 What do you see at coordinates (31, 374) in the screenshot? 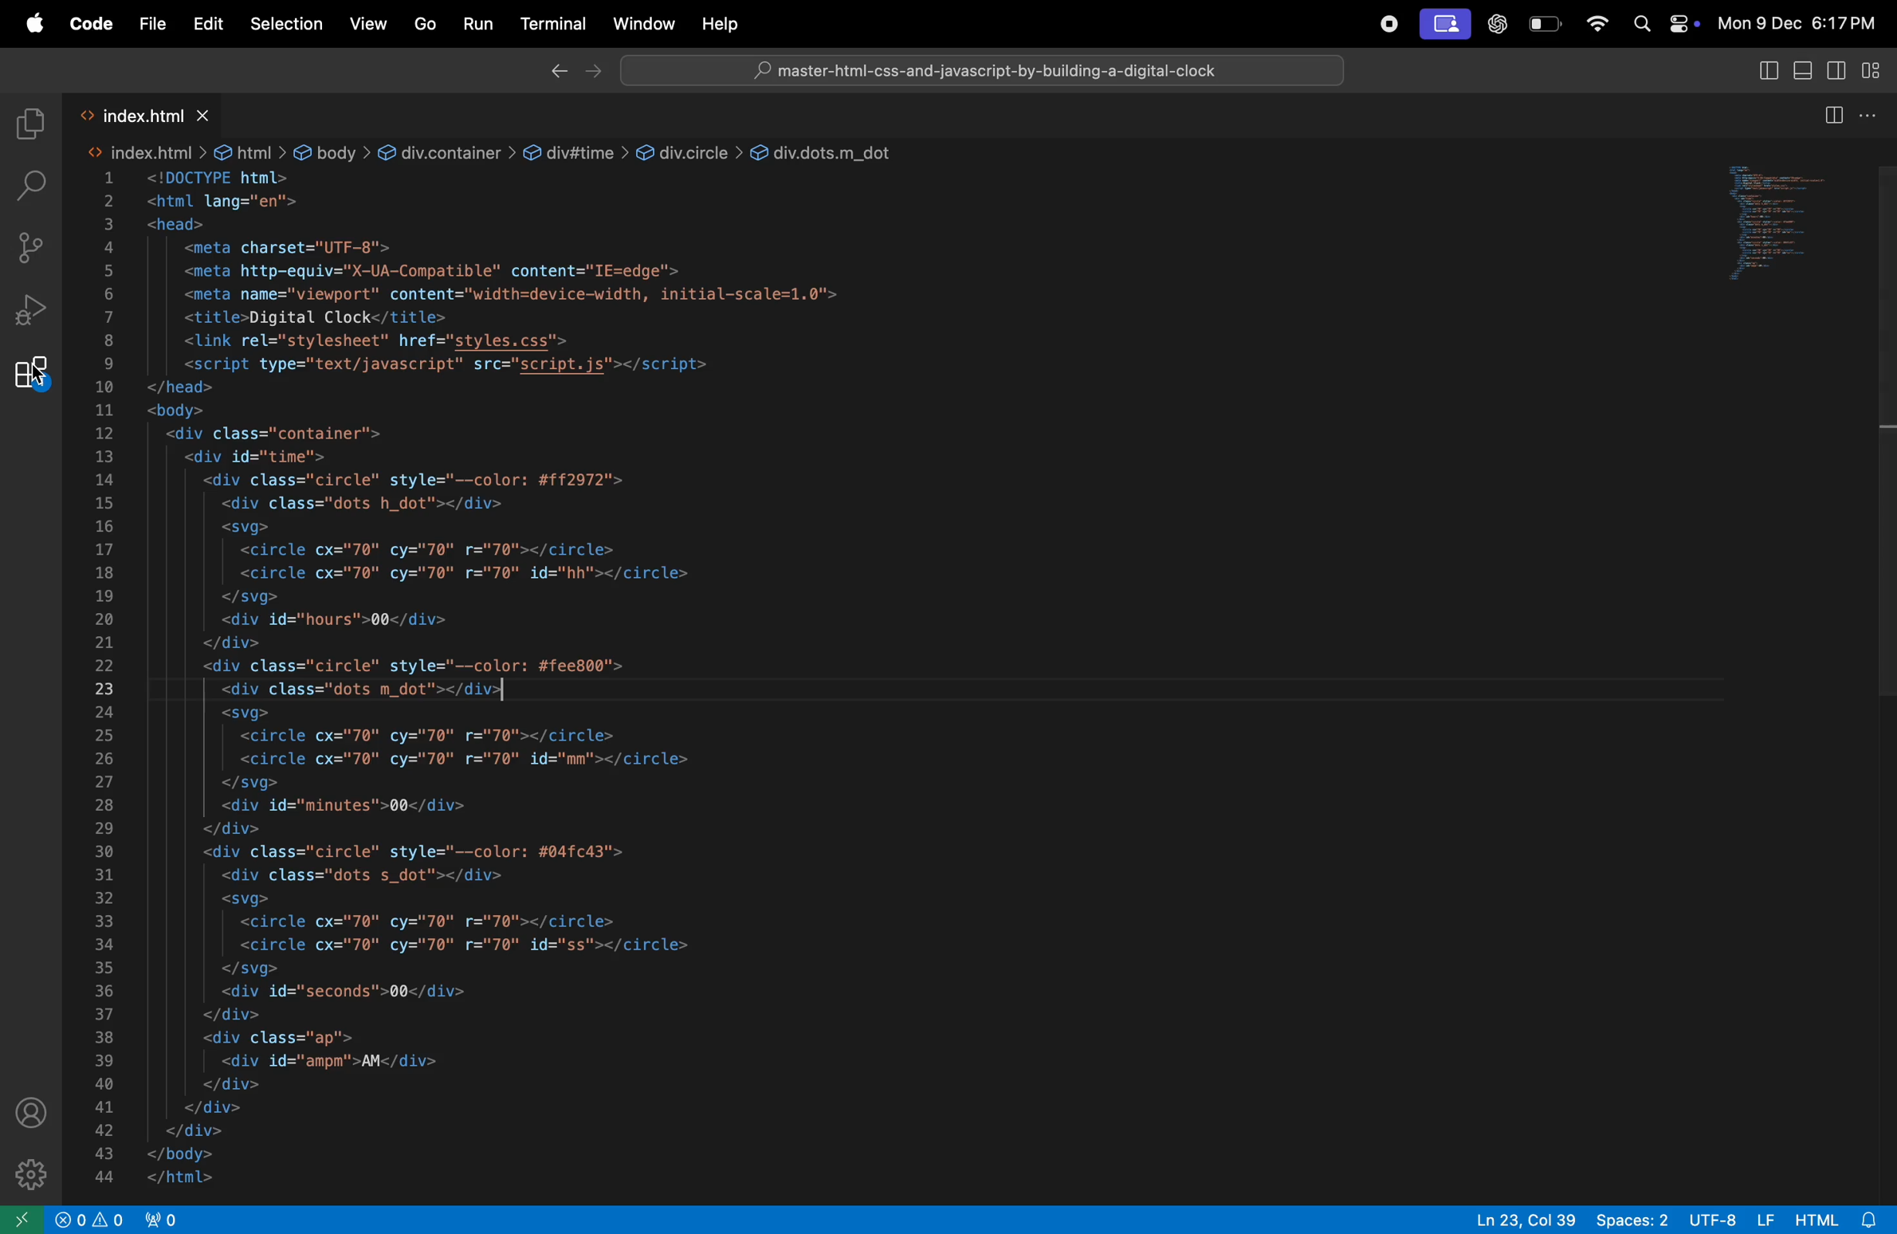
I see `Extensions` at bounding box center [31, 374].